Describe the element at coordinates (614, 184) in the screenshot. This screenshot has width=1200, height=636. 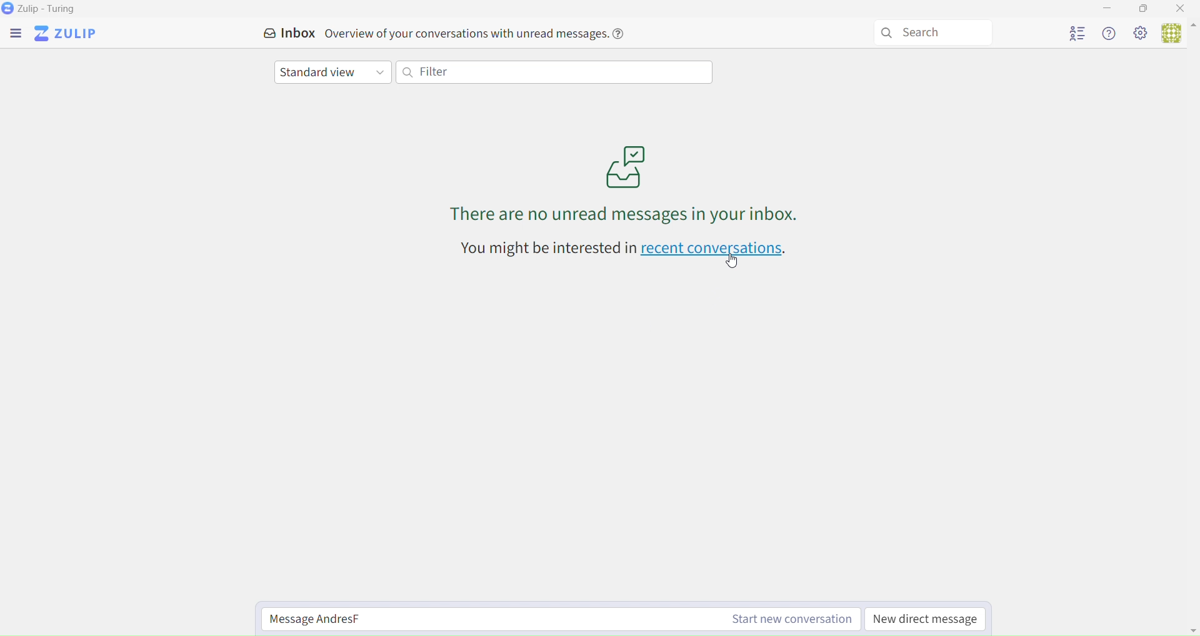
I see `Messages` at that location.